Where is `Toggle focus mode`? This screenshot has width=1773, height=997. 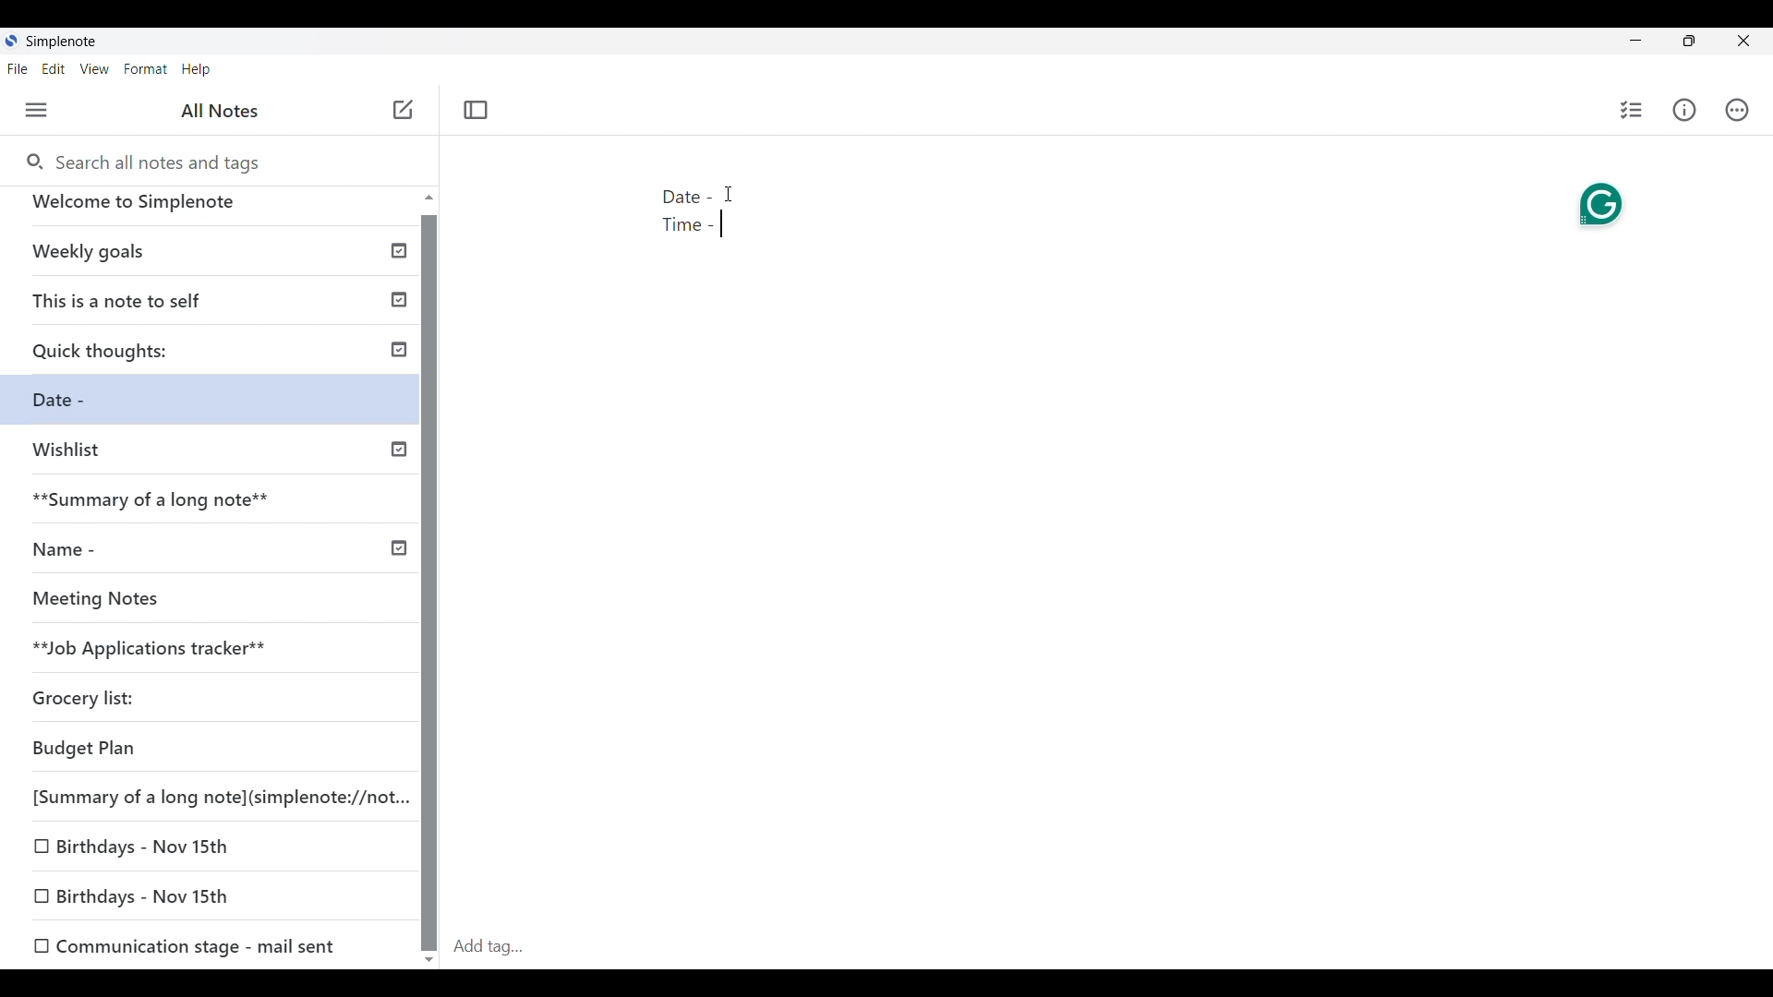
Toggle focus mode is located at coordinates (476, 111).